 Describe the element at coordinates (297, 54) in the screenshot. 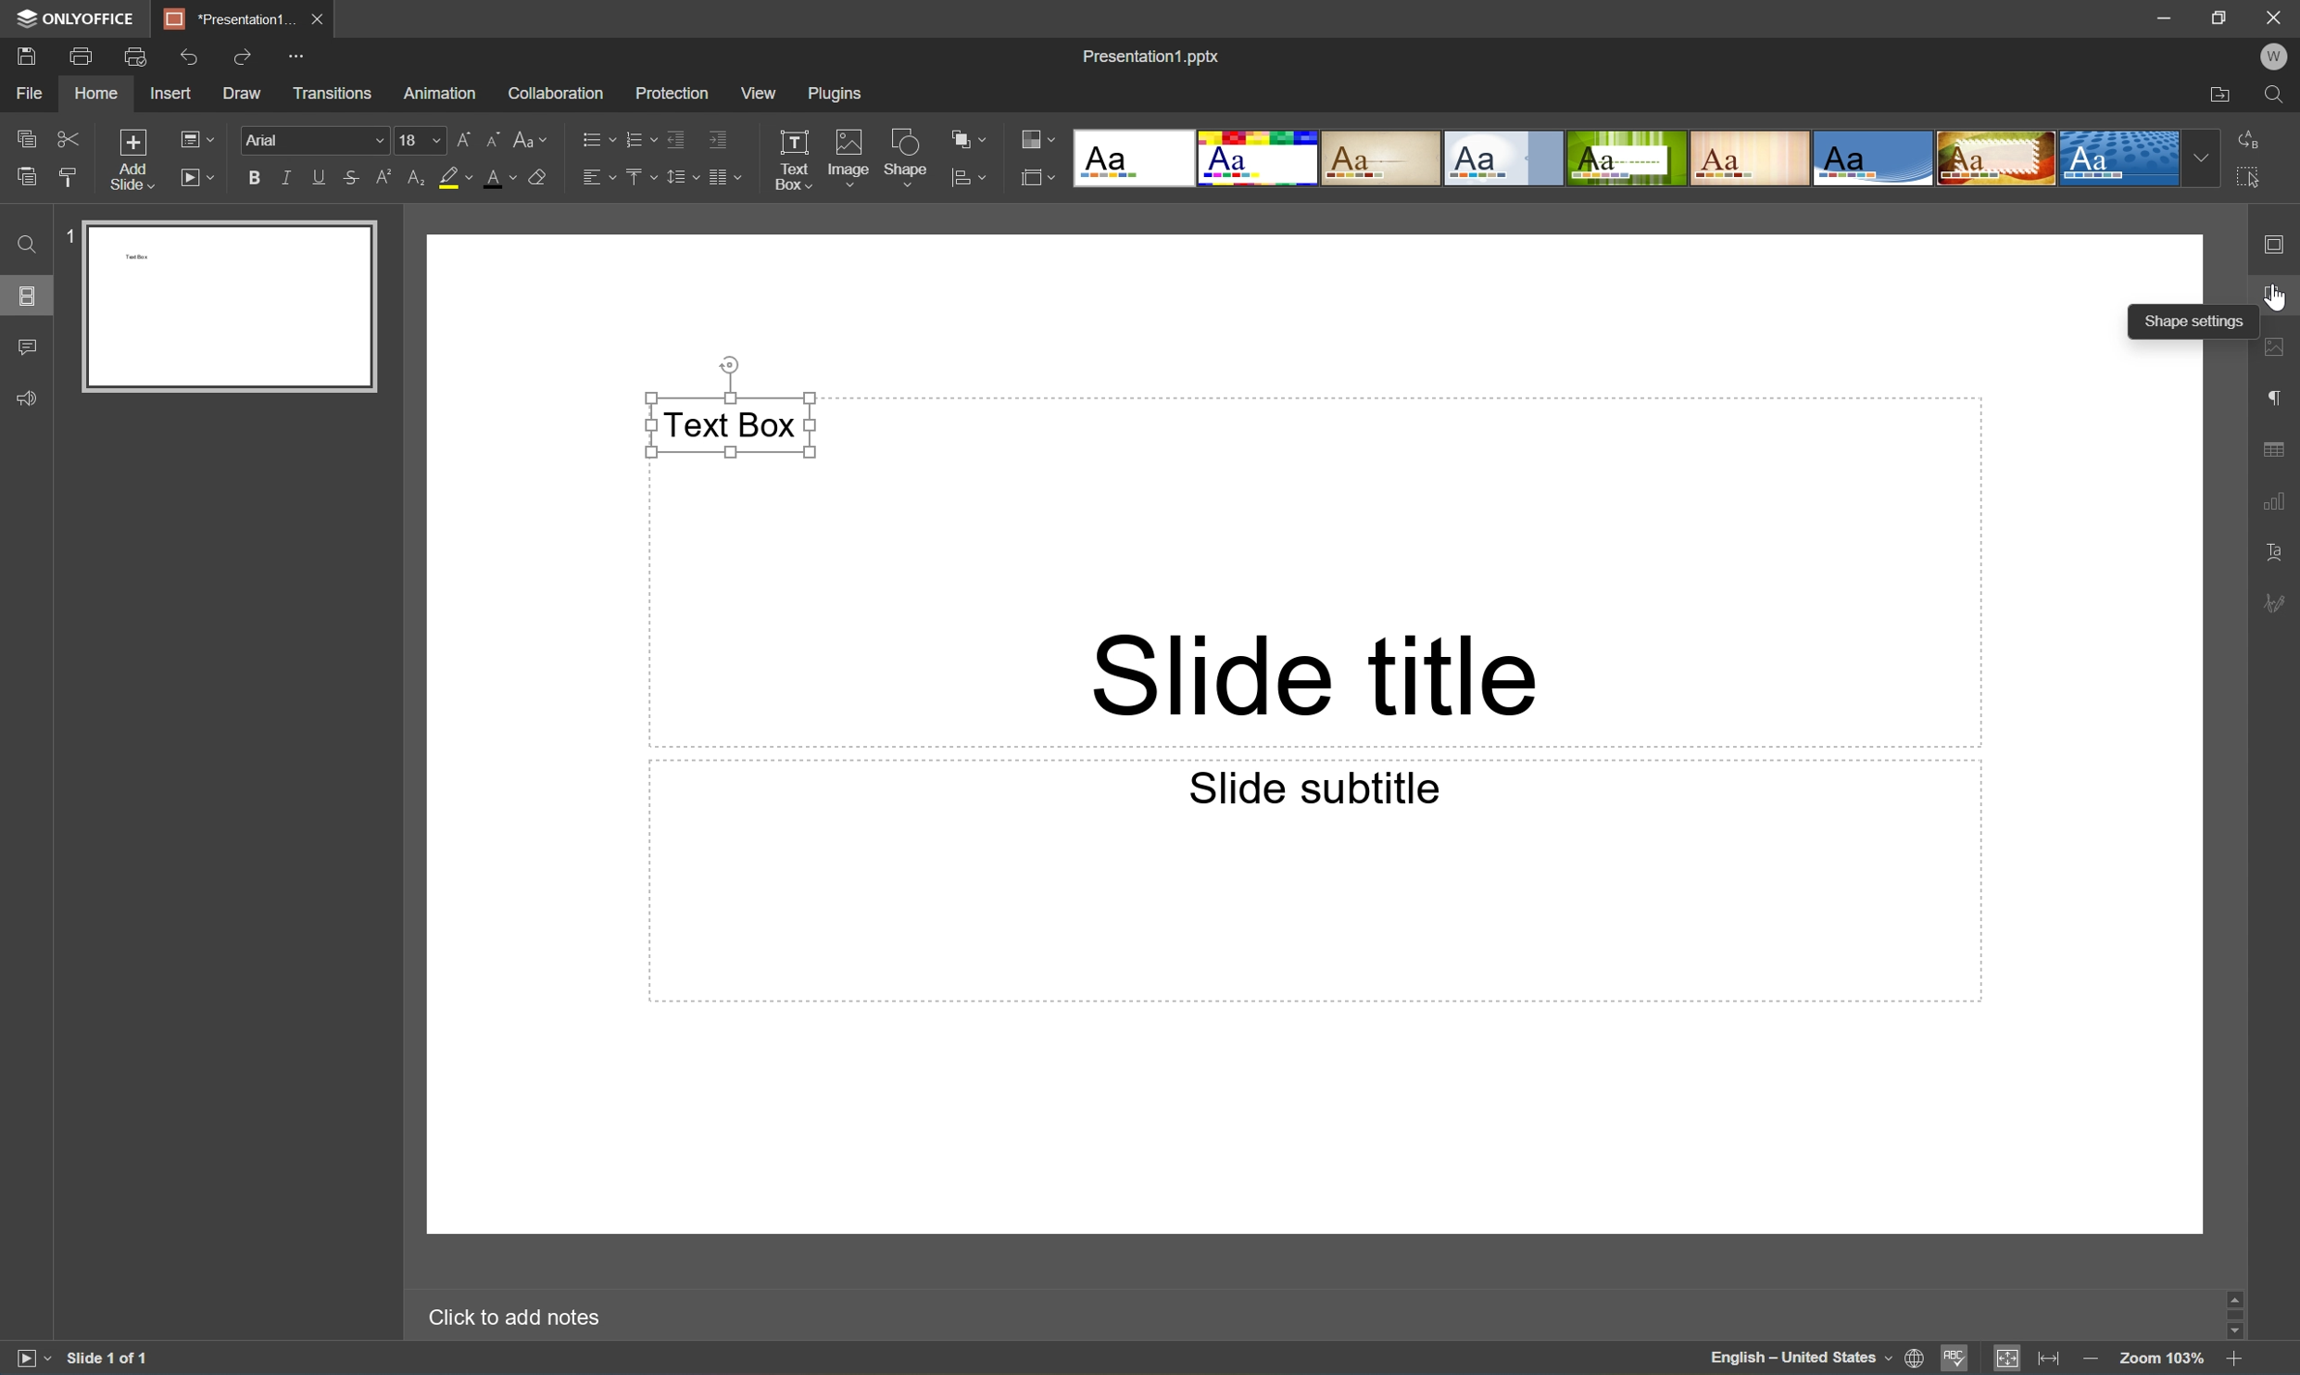

I see `Customize quick access toolbar` at that location.